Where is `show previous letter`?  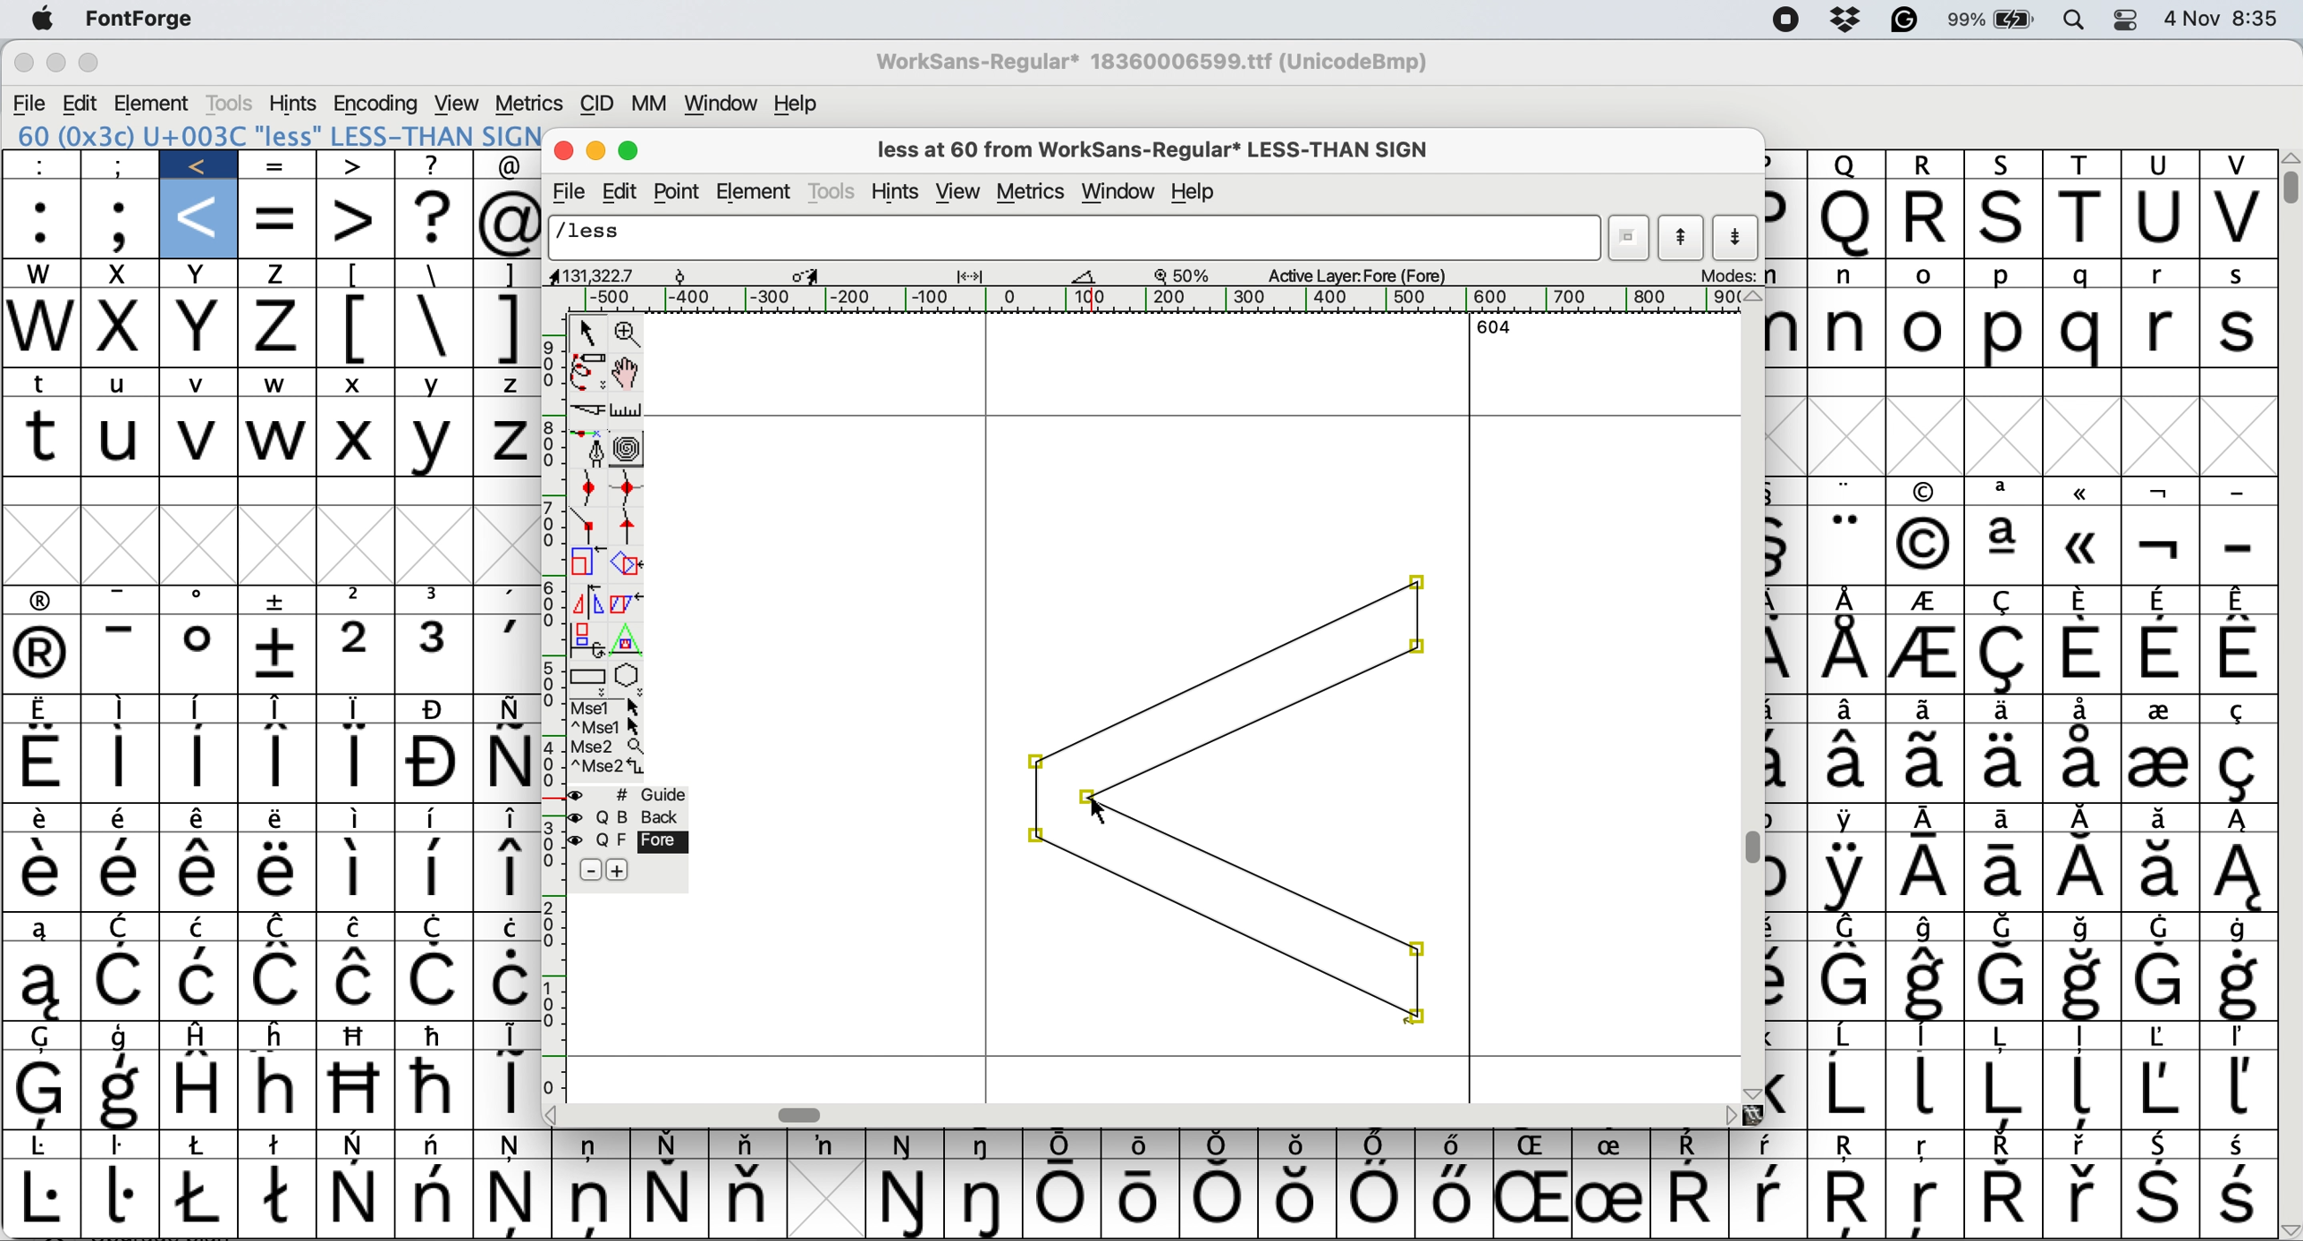 show previous letter is located at coordinates (1683, 238).